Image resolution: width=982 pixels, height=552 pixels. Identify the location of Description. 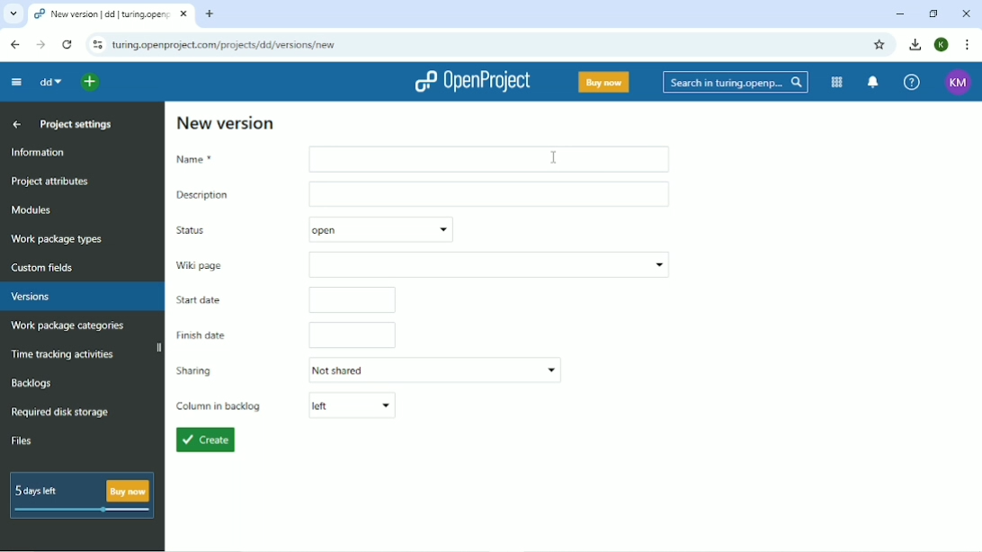
(420, 194).